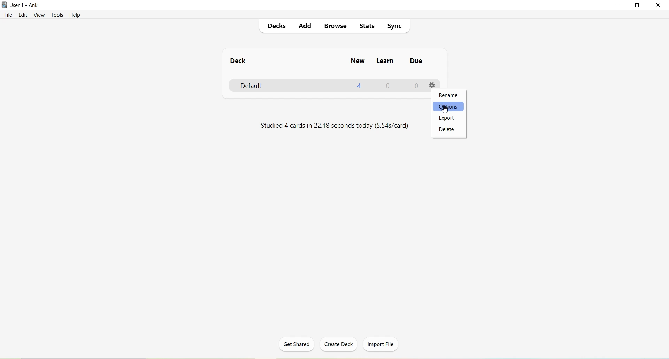 The image size is (669, 359). I want to click on Options, so click(432, 85).